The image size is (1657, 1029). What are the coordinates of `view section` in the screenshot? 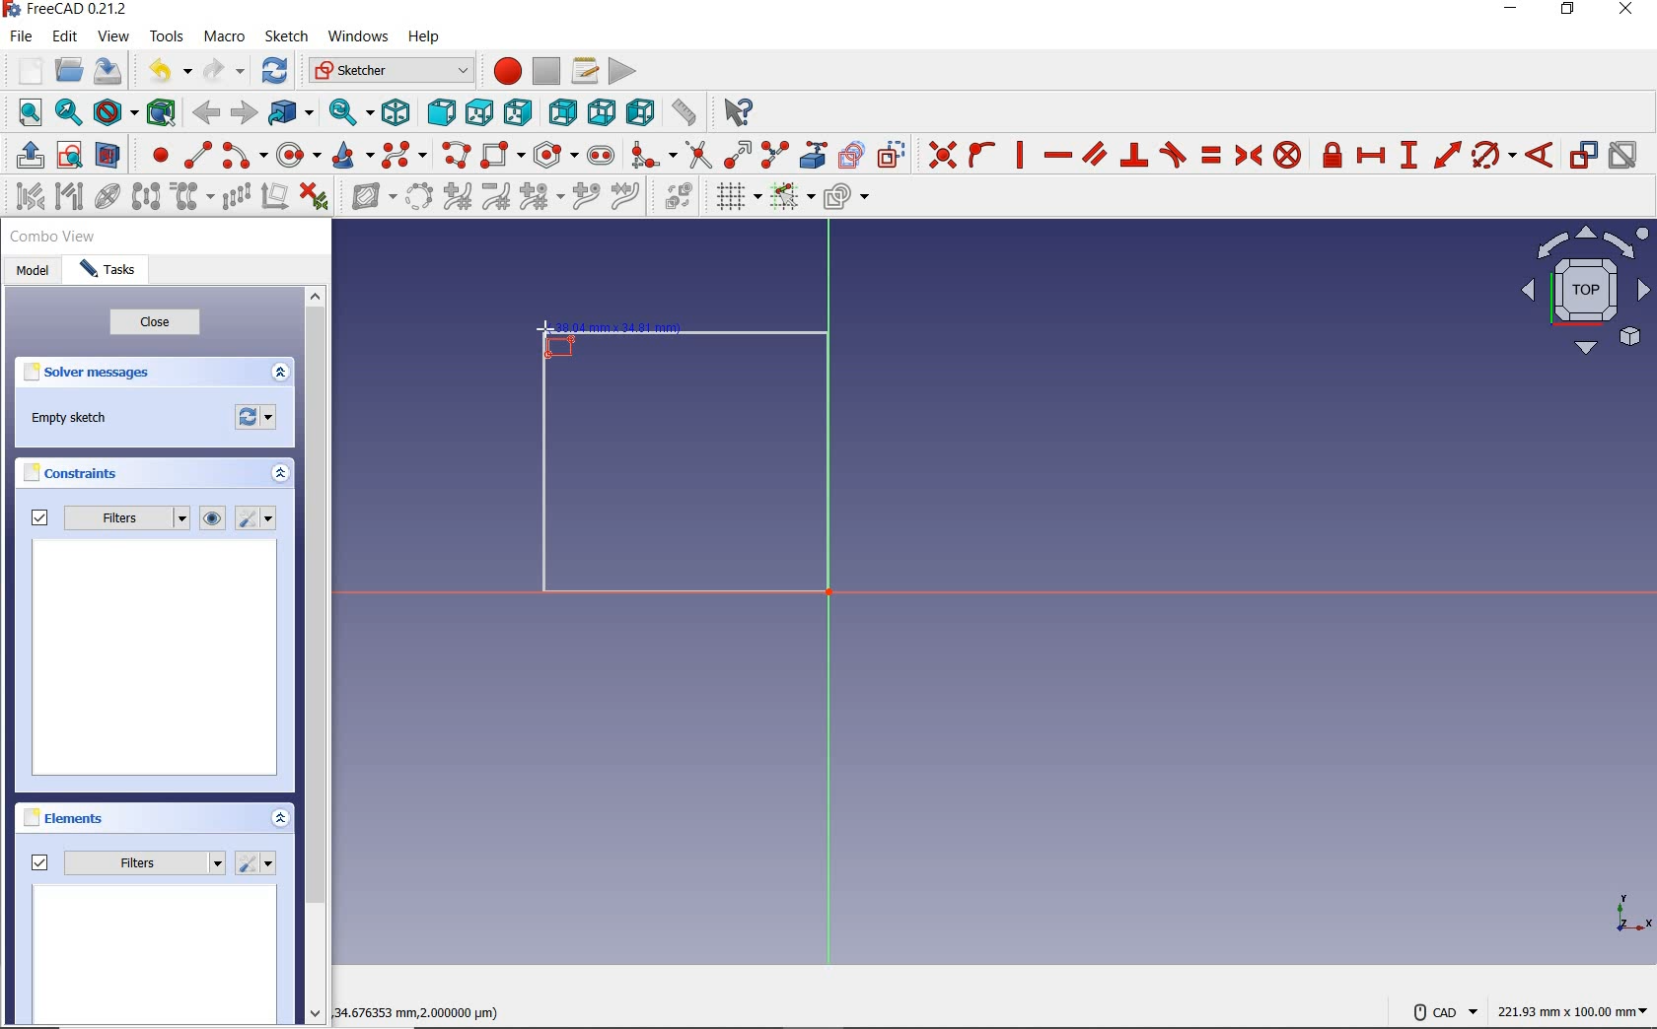 It's located at (111, 156).